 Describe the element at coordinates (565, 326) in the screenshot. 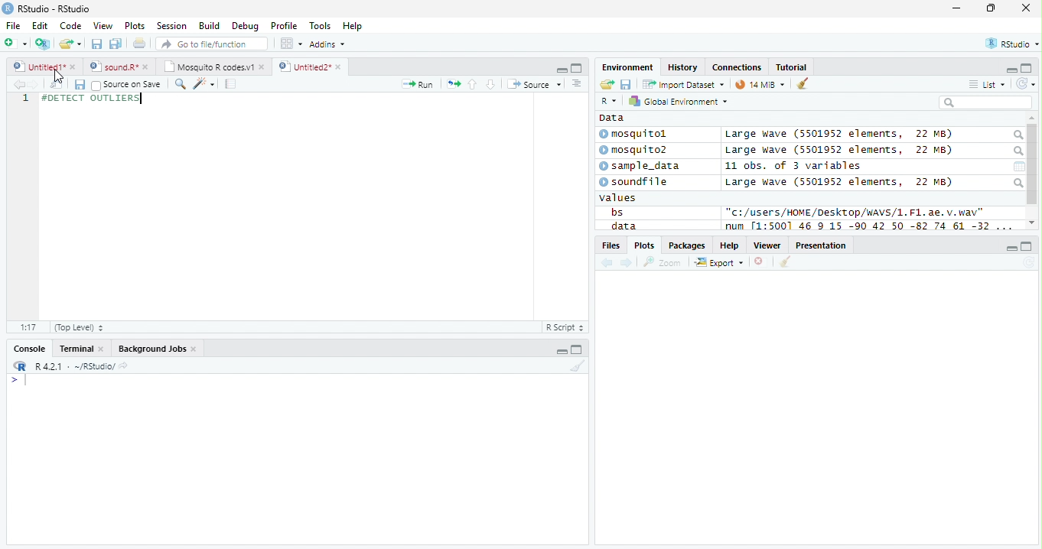

I see `R Script` at that location.